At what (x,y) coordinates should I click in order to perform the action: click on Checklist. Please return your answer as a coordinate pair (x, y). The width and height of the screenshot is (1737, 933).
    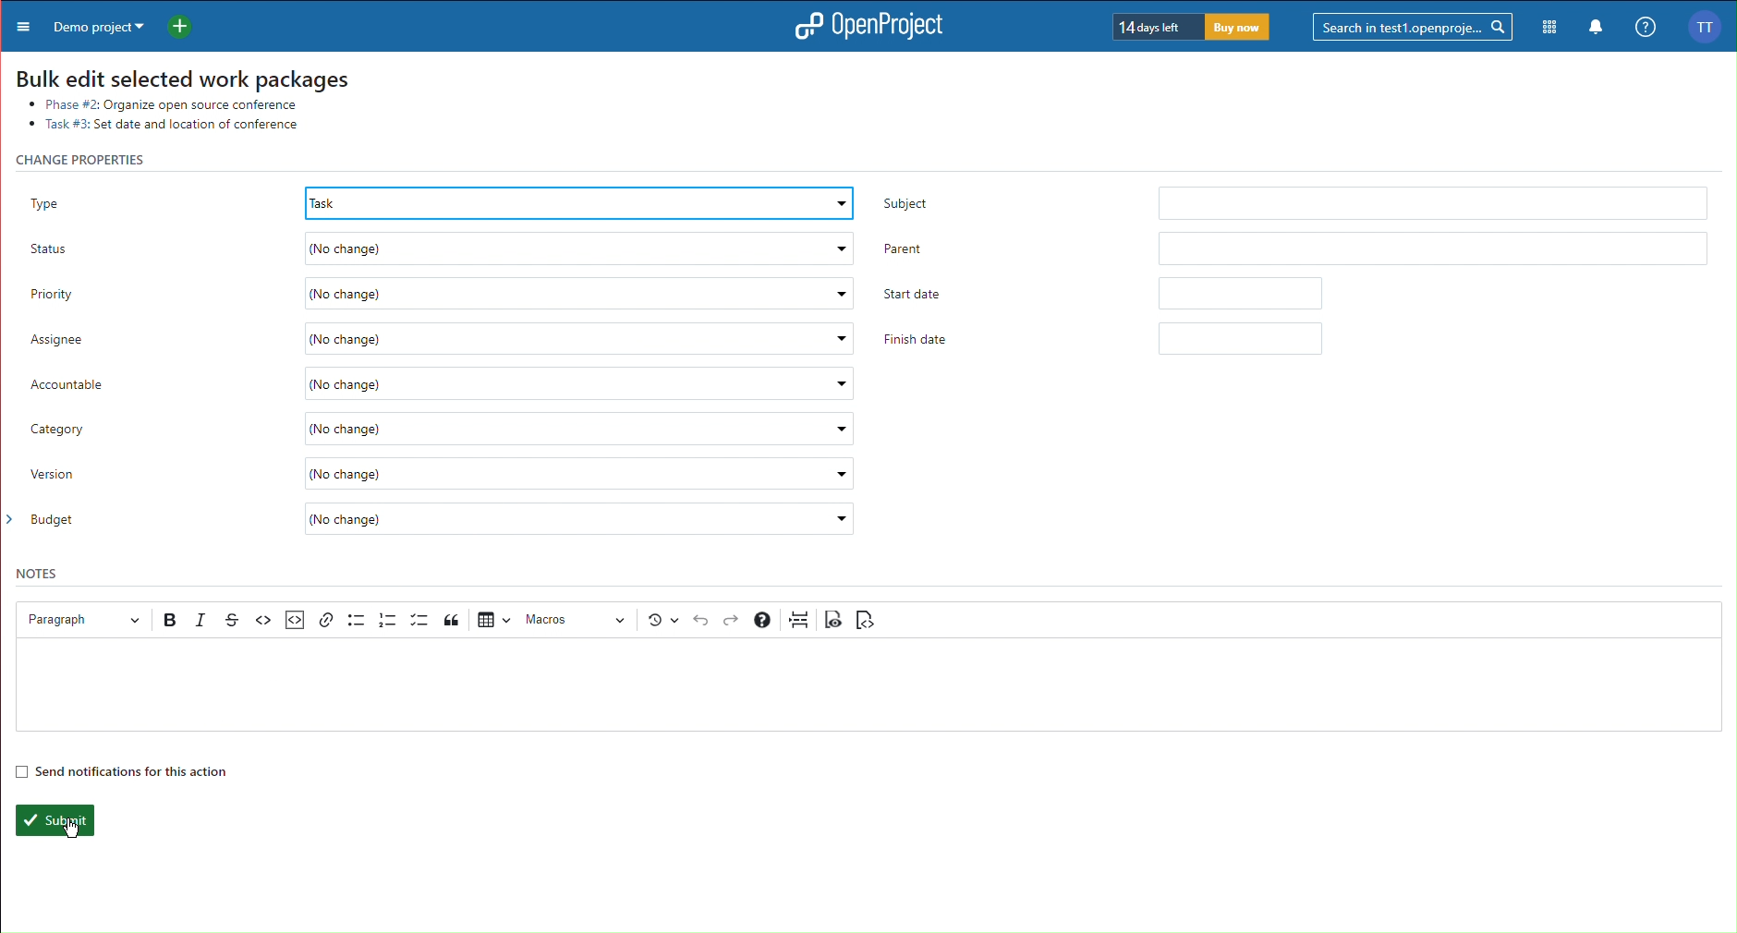
    Looking at the image, I should click on (419, 620).